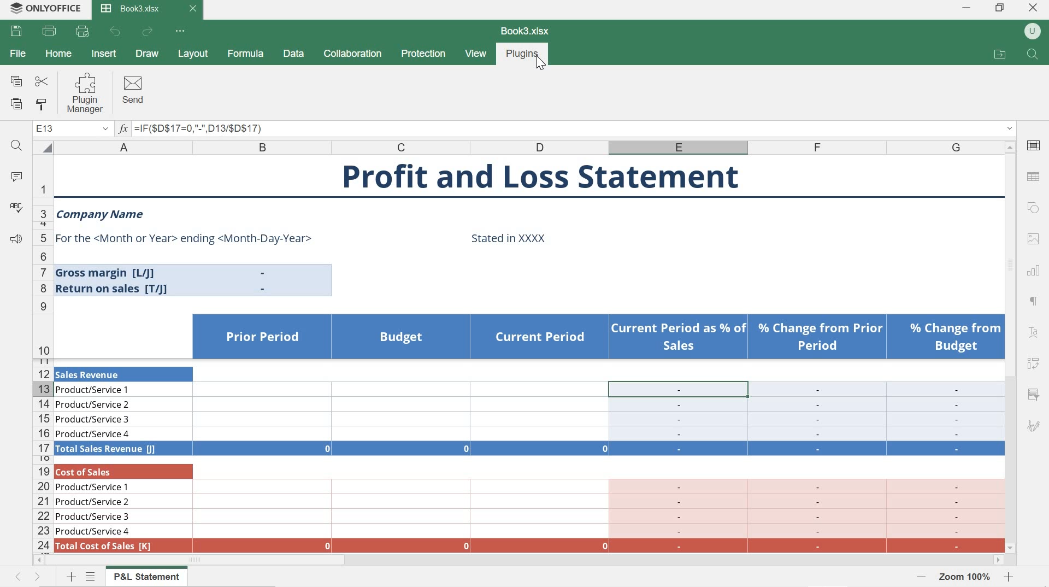 The height and width of the screenshot is (587, 1049). Describe the element at coordinates (1036, 175) in the screenshot. I see `table` at that location.